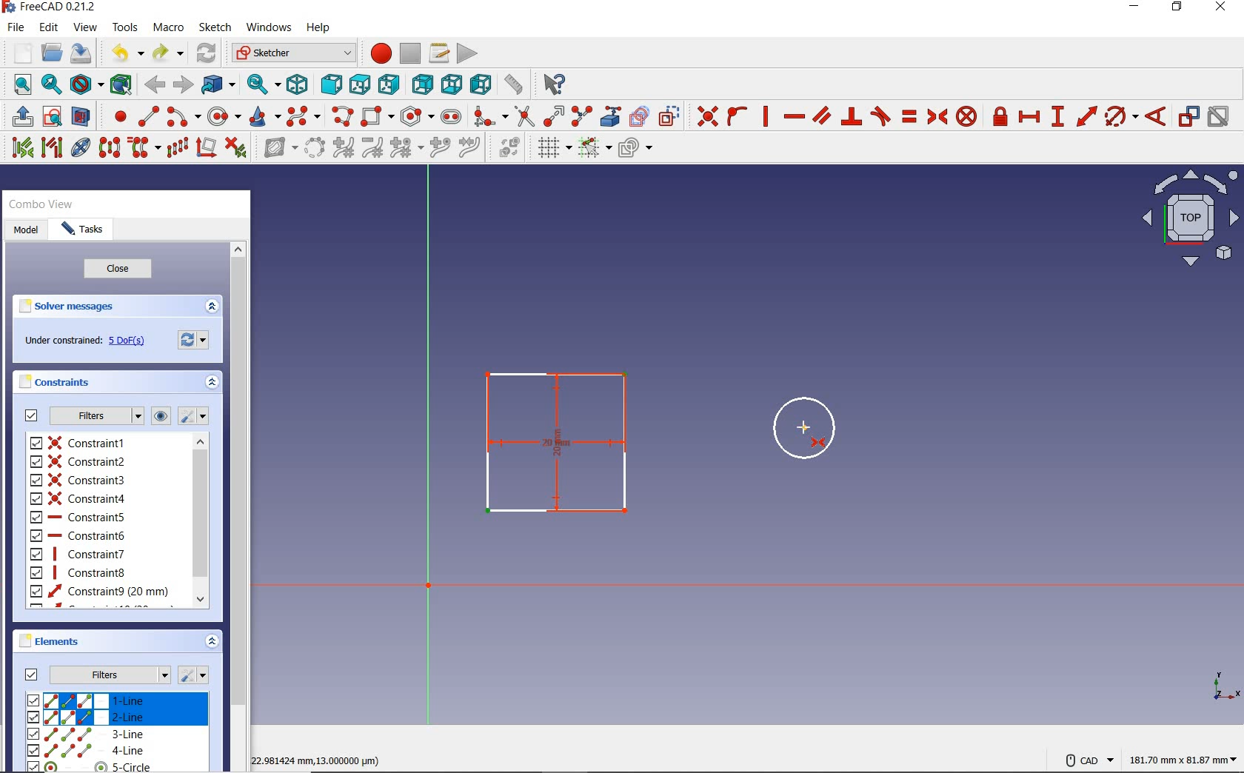 This screenshot has width=1244, height=773. Describe the element at coordinates (1191, 222) in the screenshot. I see `Plane view` at that location.